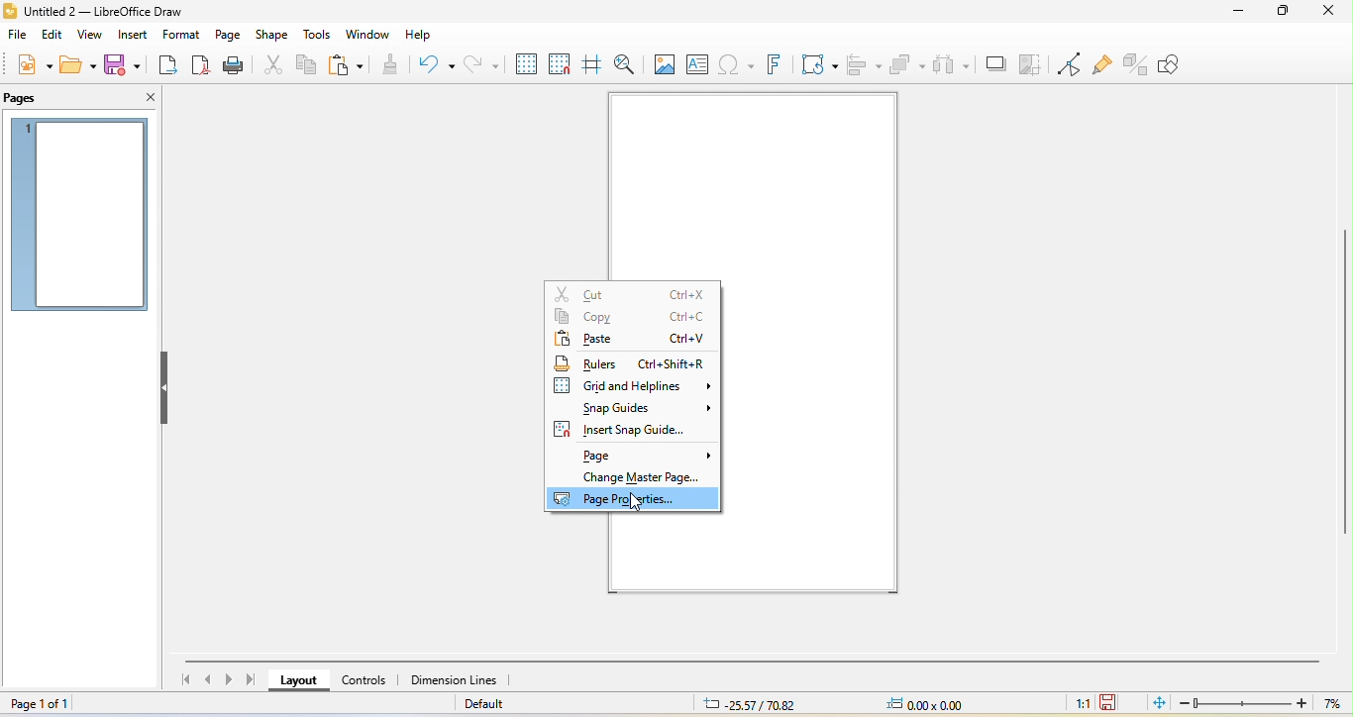  Describe the element at coordinates (998, 65) in the screenshot. I see `shadow` at that location.